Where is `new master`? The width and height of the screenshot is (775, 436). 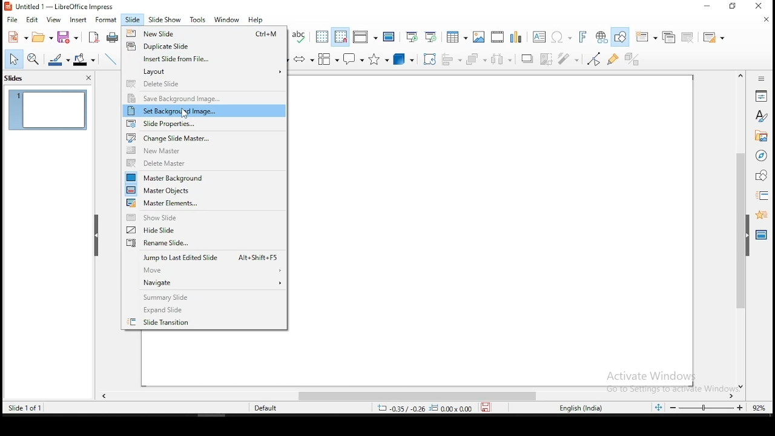 new master is located at coordinates (203, 151).